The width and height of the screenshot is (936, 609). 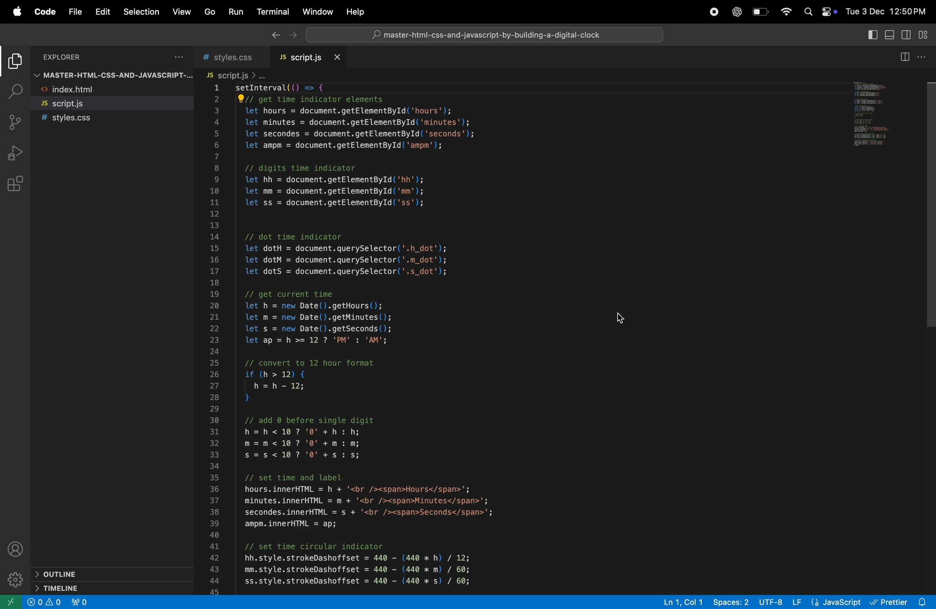 What do you see at coordinates (787, 10) in the screenshot?
I see `wifi` at bounding box center [787, 10].